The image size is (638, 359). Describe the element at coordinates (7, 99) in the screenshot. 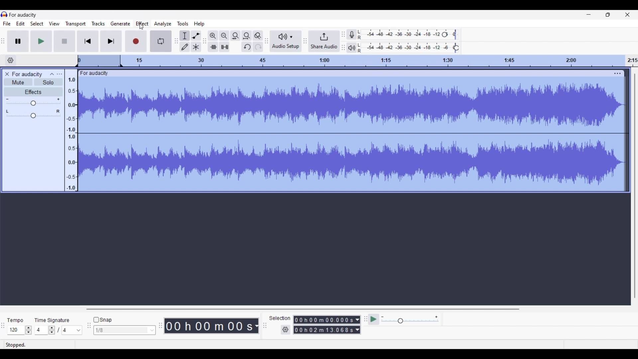

I see `Min. gain` at that location.